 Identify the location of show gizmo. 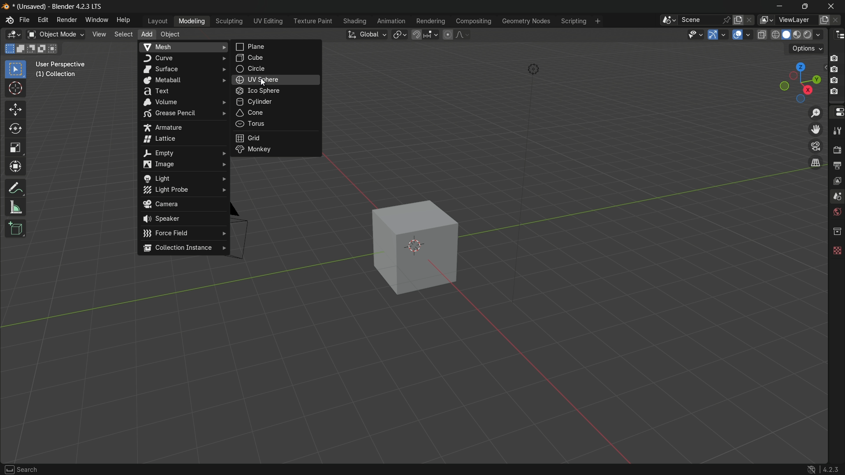
(713, 35).